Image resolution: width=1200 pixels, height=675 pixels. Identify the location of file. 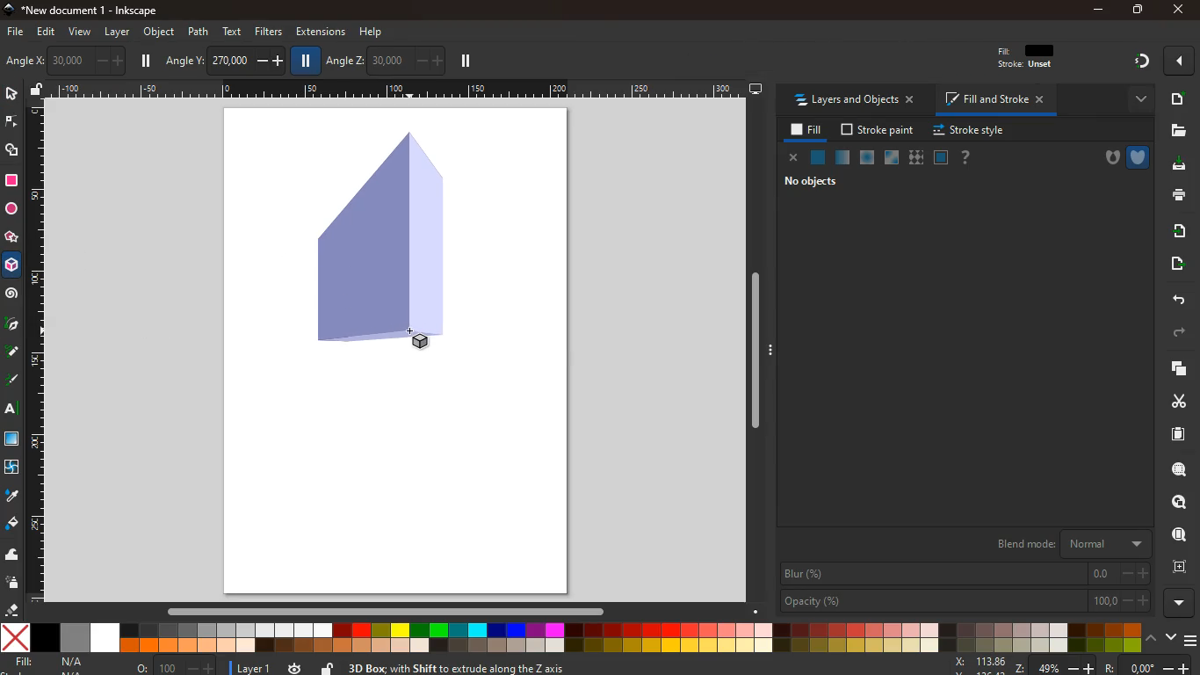
(1179, 130).